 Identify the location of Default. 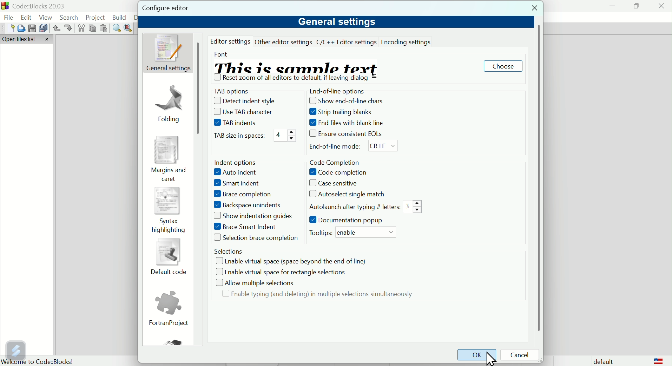
(602, 360).